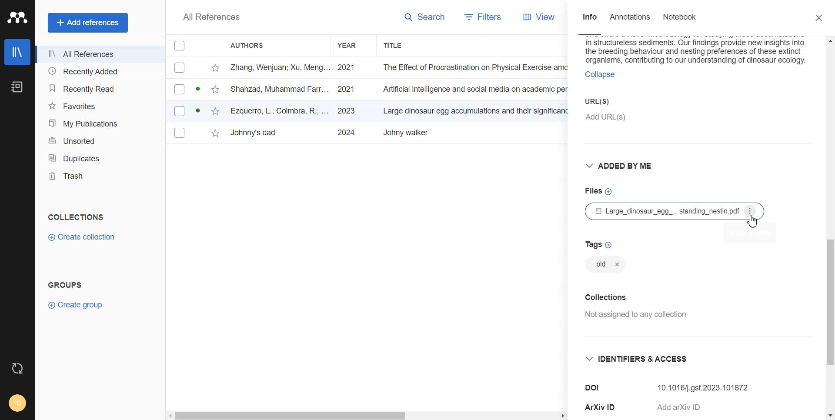  I want to click on Collections, so click(76, 217).